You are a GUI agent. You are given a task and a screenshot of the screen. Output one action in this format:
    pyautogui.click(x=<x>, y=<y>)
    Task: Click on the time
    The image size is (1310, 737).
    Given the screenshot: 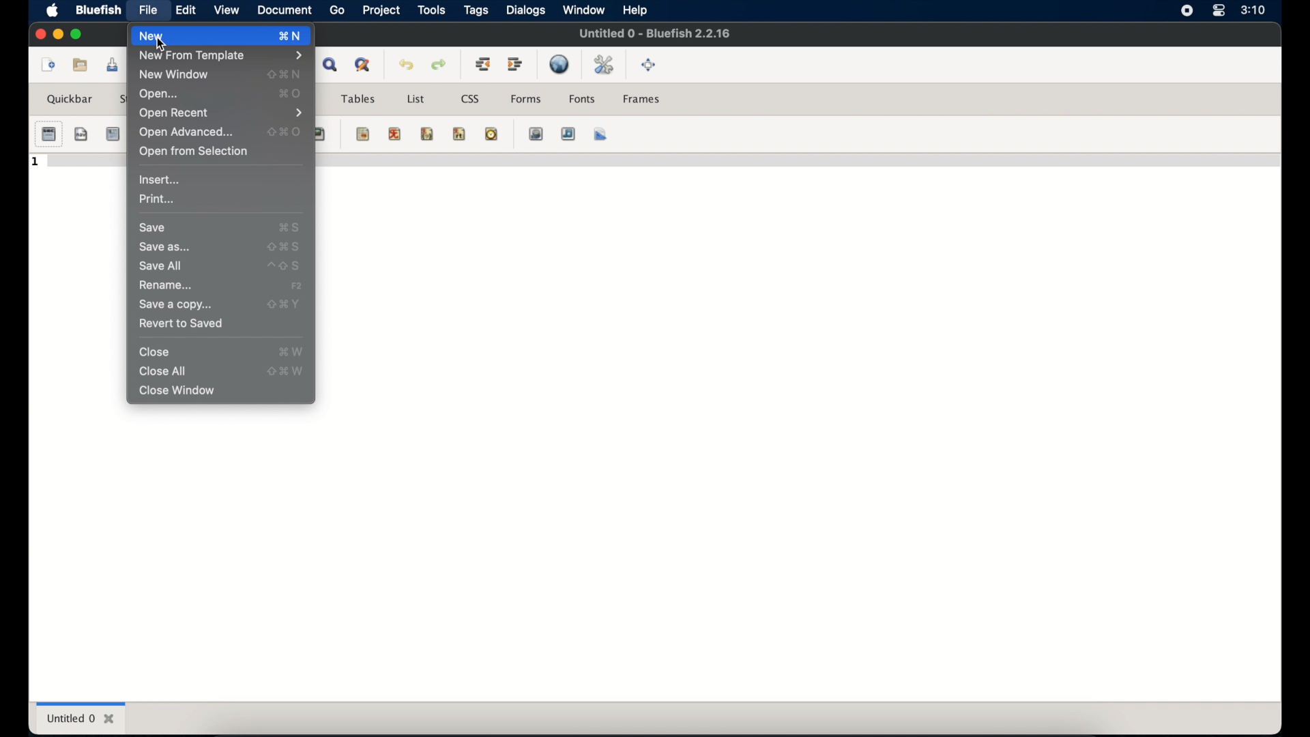 What is the action you would take?
    pyautogui.click(x=491, y=134)
    